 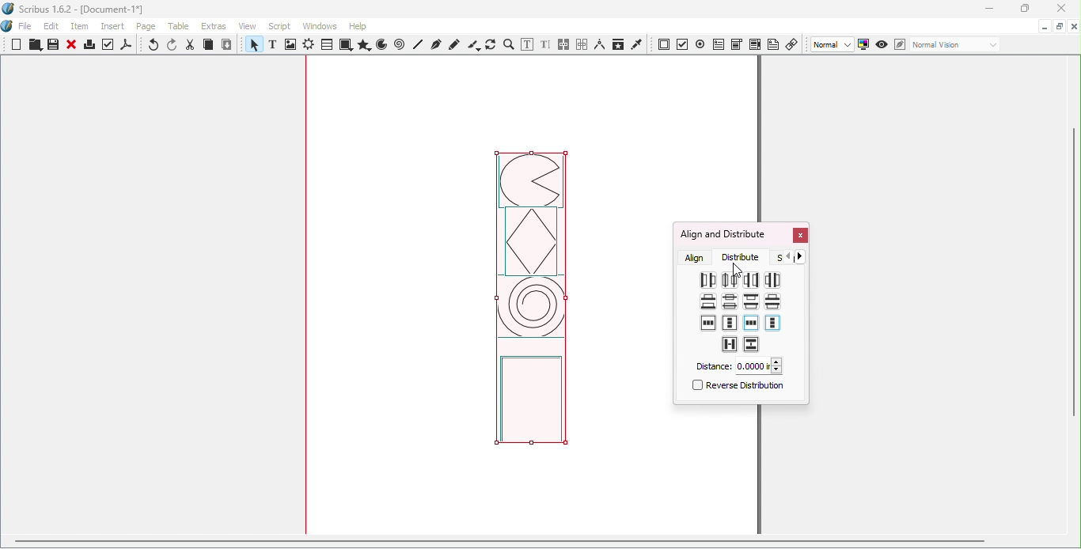 I want to click on Select the visual appearance of the display, so click(x=954, y=45).